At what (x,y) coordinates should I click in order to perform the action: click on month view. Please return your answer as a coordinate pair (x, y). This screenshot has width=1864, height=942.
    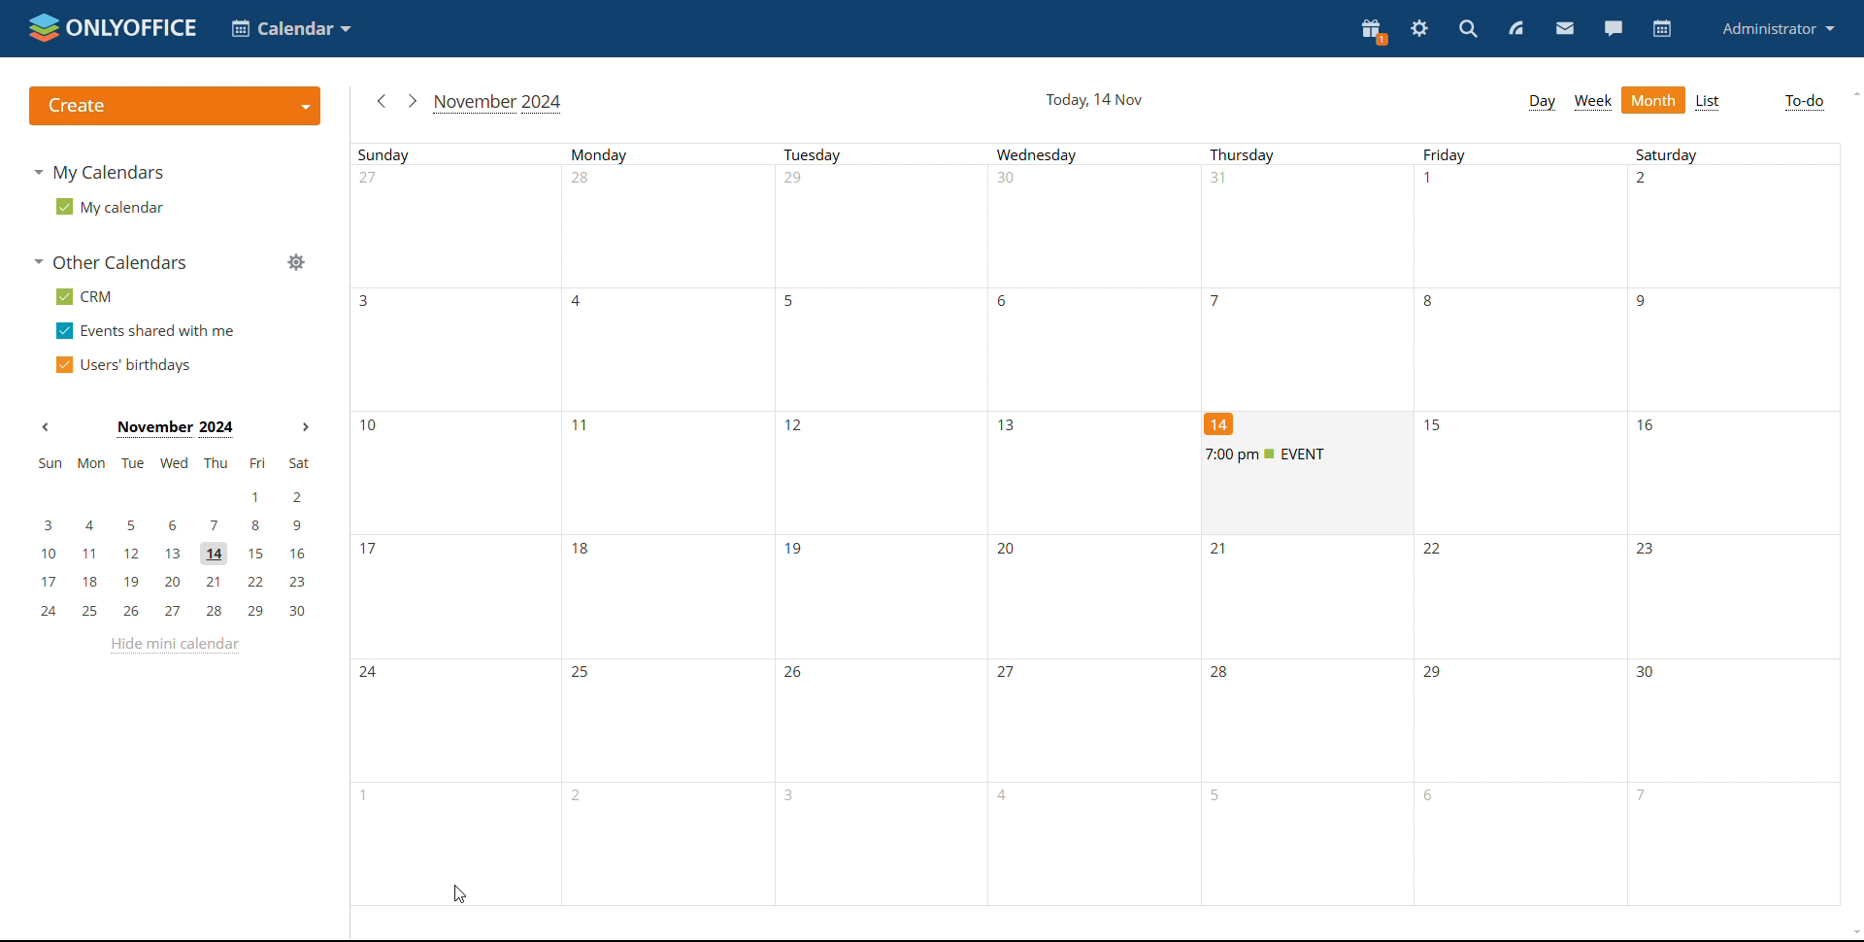
    Looking at the image, I should click on (1652, 100).